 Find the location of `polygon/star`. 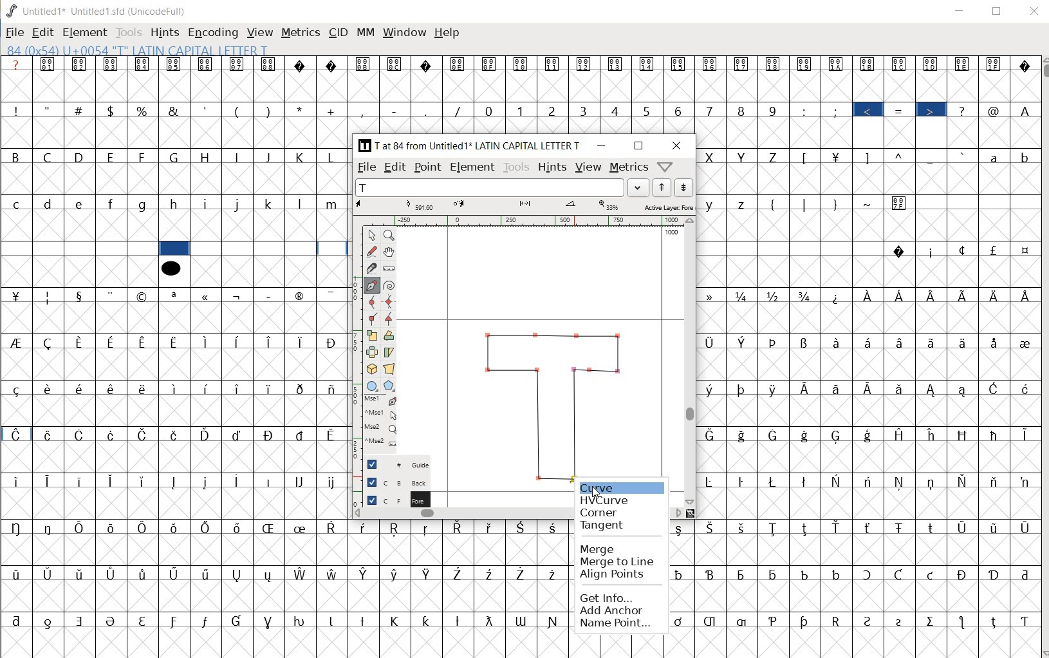

polygon/star is located at coordinates (389, 386).